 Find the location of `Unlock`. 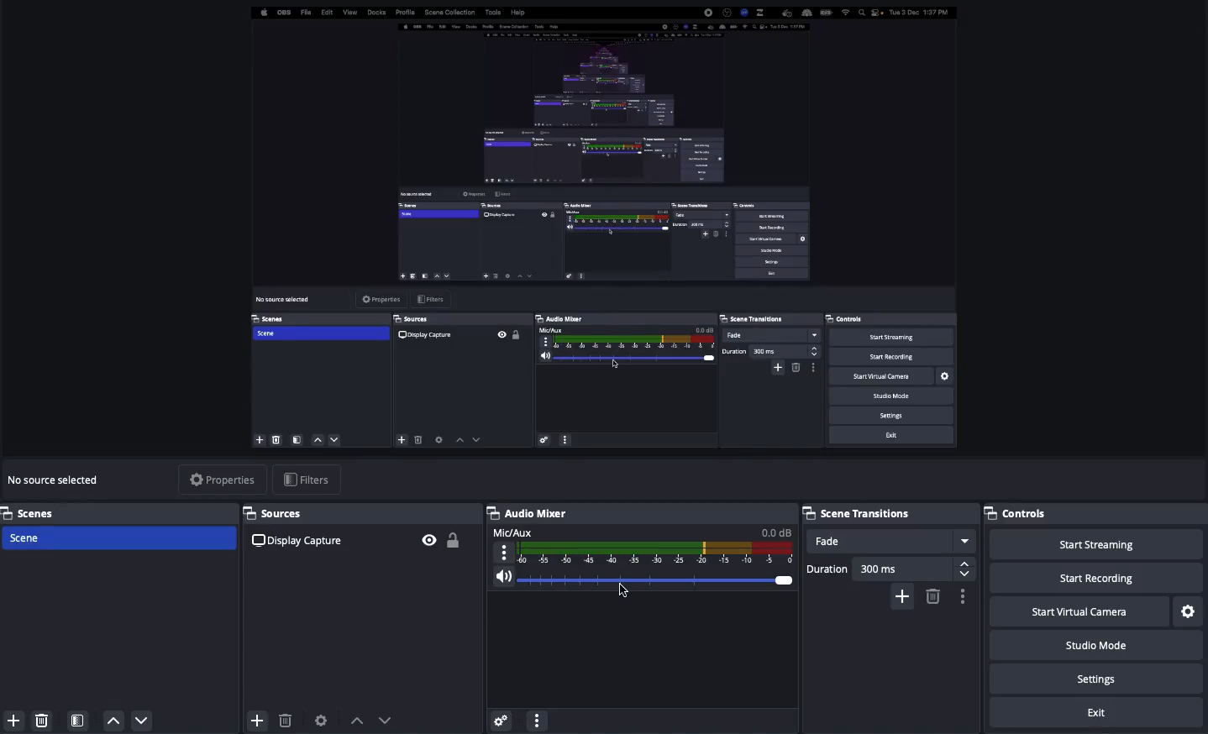

Unlock is located at coordinates (454, 541).